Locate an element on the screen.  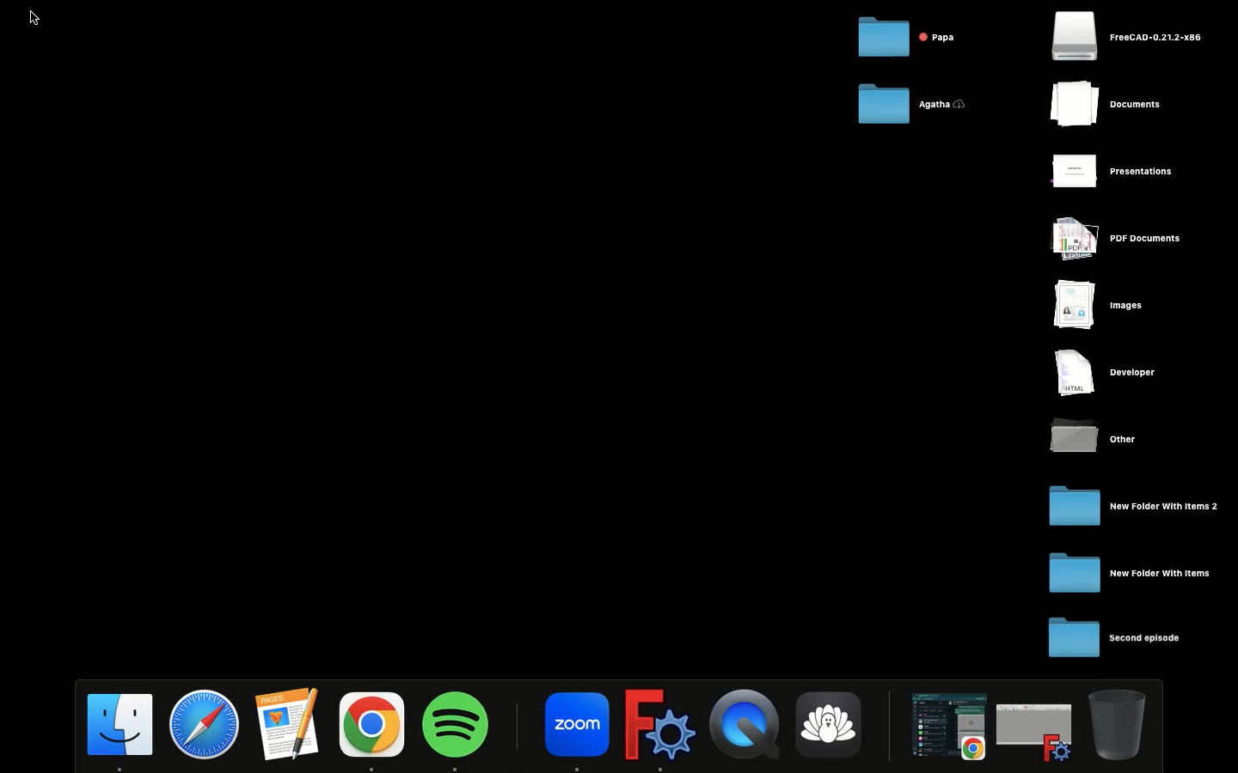
Developer is located at coordinates (1106, 374).